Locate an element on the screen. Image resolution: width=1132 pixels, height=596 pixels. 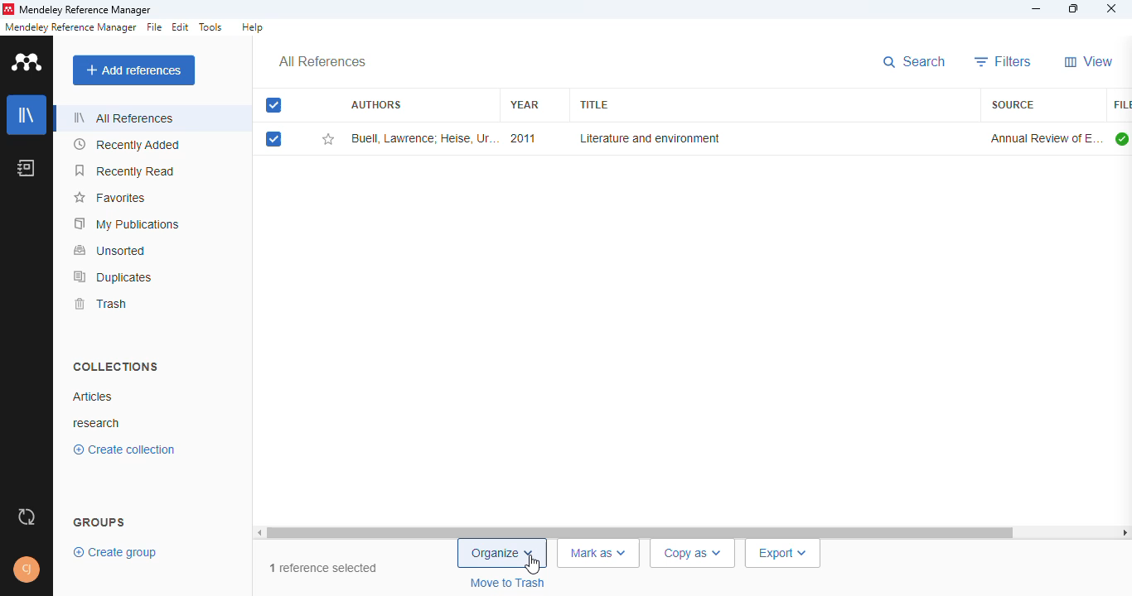
literature and environment is located at coordinates (648, 138).